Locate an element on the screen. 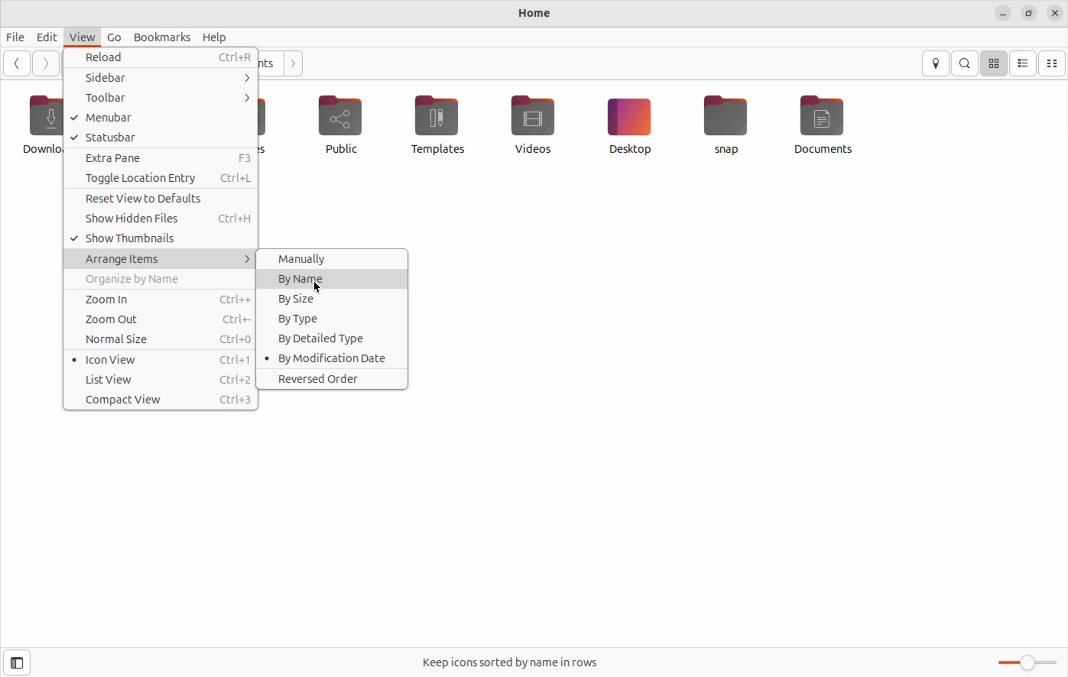 The image size is (1068, 677). arrange items is located at coordinates (161, 259).